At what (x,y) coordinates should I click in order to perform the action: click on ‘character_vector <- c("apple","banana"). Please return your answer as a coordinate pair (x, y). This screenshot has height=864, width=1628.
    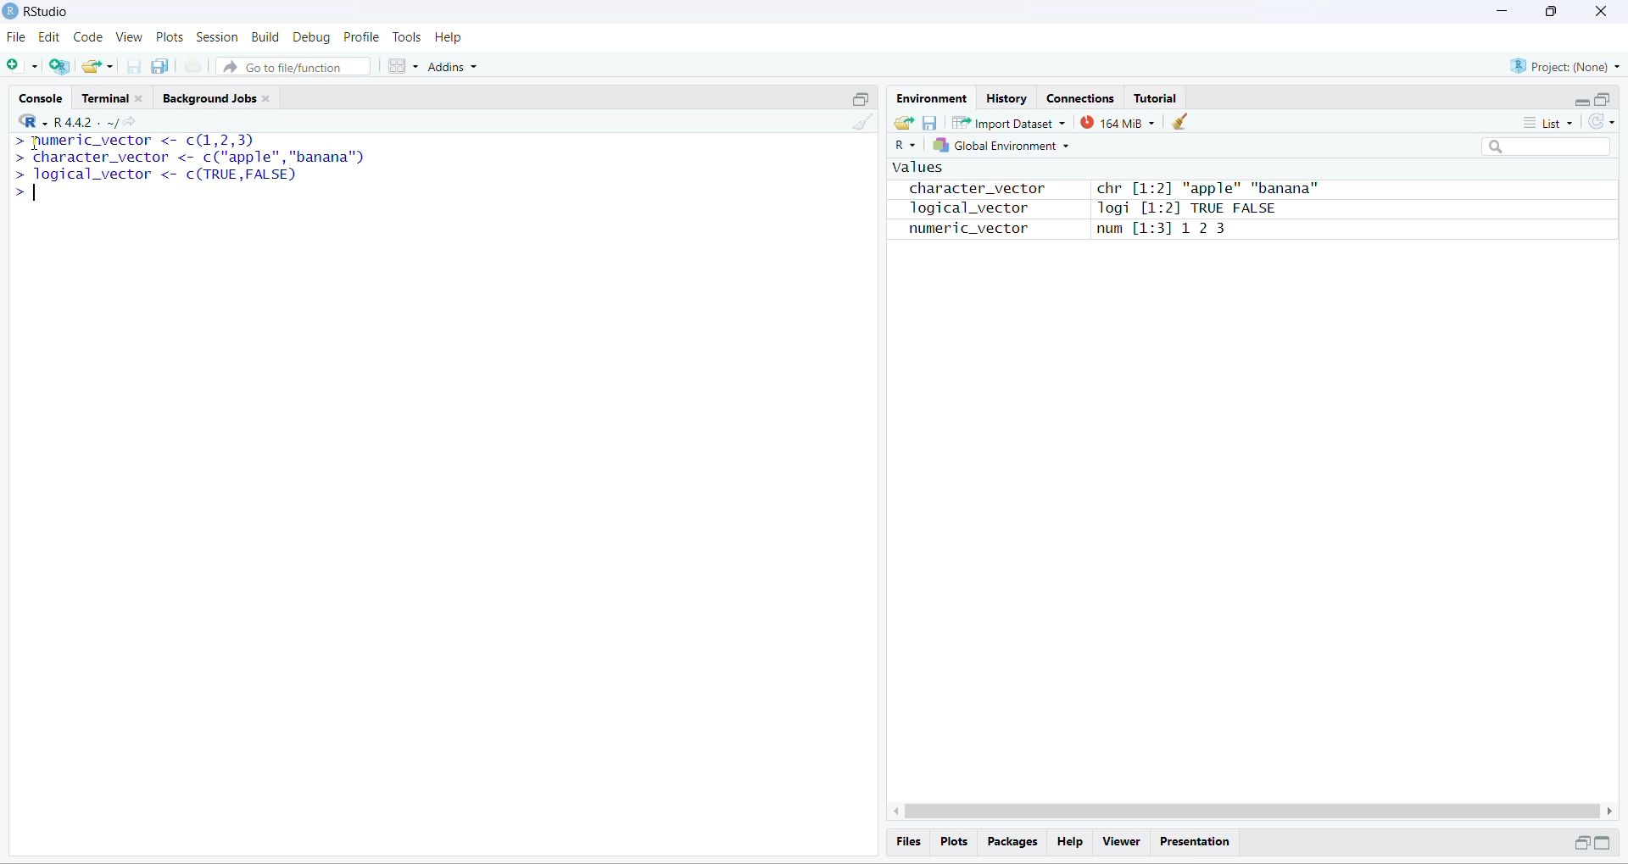
    Looking at the image, I should click on (190, 158).